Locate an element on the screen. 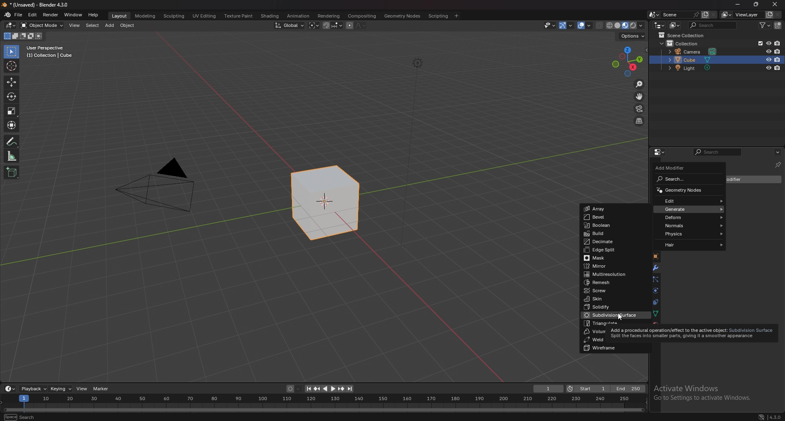 This screenshot has height=421, width=785. edge split is located at coordinates (612, 250).